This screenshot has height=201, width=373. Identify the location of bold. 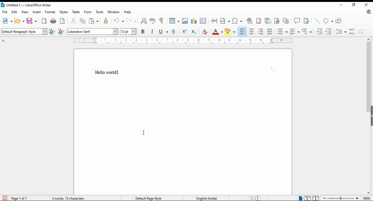
(143, 32).